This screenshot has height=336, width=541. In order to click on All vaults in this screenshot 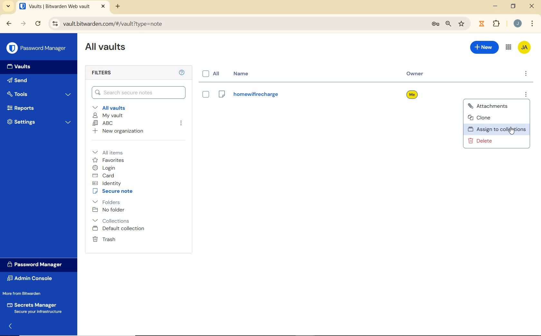, I will do `click(110, 107)`.